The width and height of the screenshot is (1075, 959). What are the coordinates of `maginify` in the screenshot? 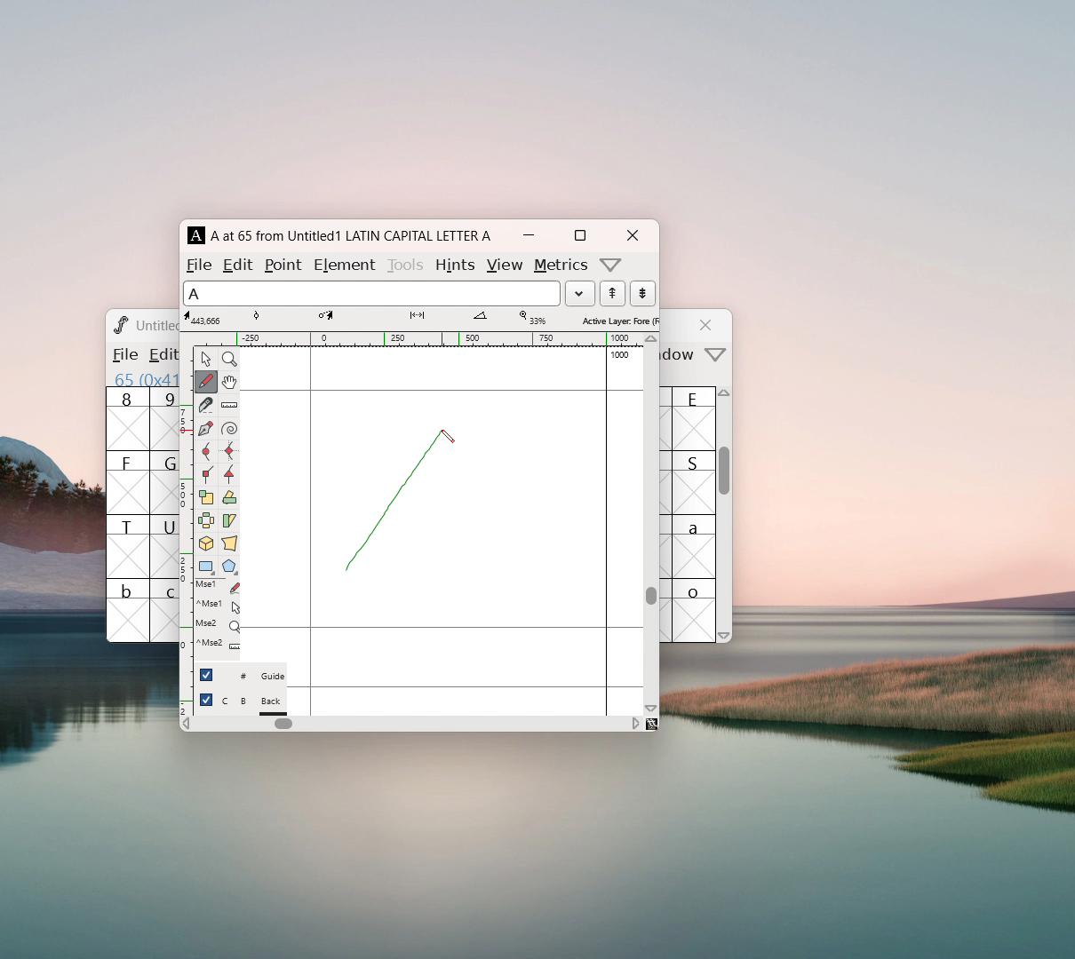 It's located at (229, 359).